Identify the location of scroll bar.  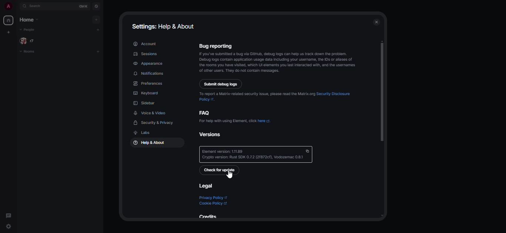
(382, 91).